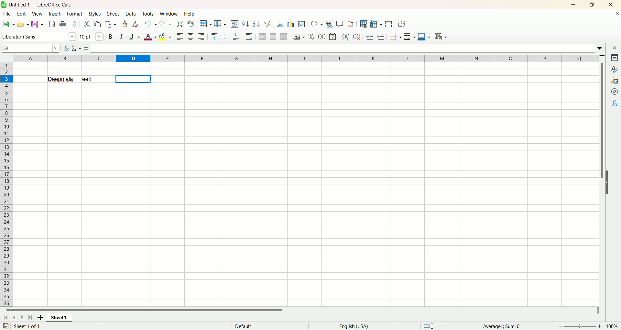 This screenshot has width=621, height=330. Describe the element at coordinates (612, 326) in the screenshot. I see `100%` at that location.